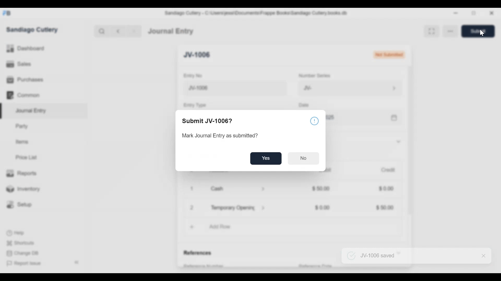 Image resolution: width=501 pixels, height=281 pixels. What do you see at coordinates (304, 158) in the screenshot?
I see `No` at bounding box center [304, 158].